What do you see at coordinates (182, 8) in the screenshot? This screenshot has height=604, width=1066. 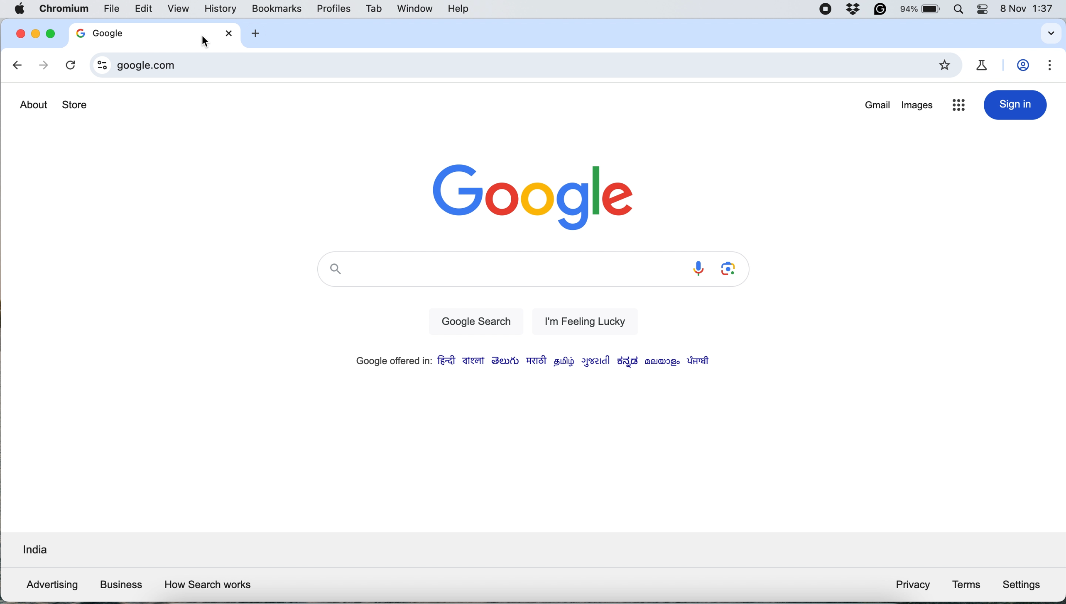 I see `view` at bounding box center [182, 8].